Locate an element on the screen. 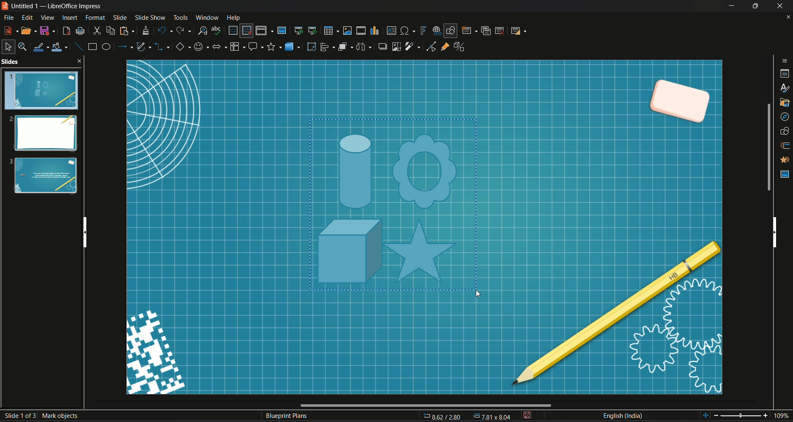 The height and width of the screenshot is (422, 793). copy  is located at coordinates (111, 31).